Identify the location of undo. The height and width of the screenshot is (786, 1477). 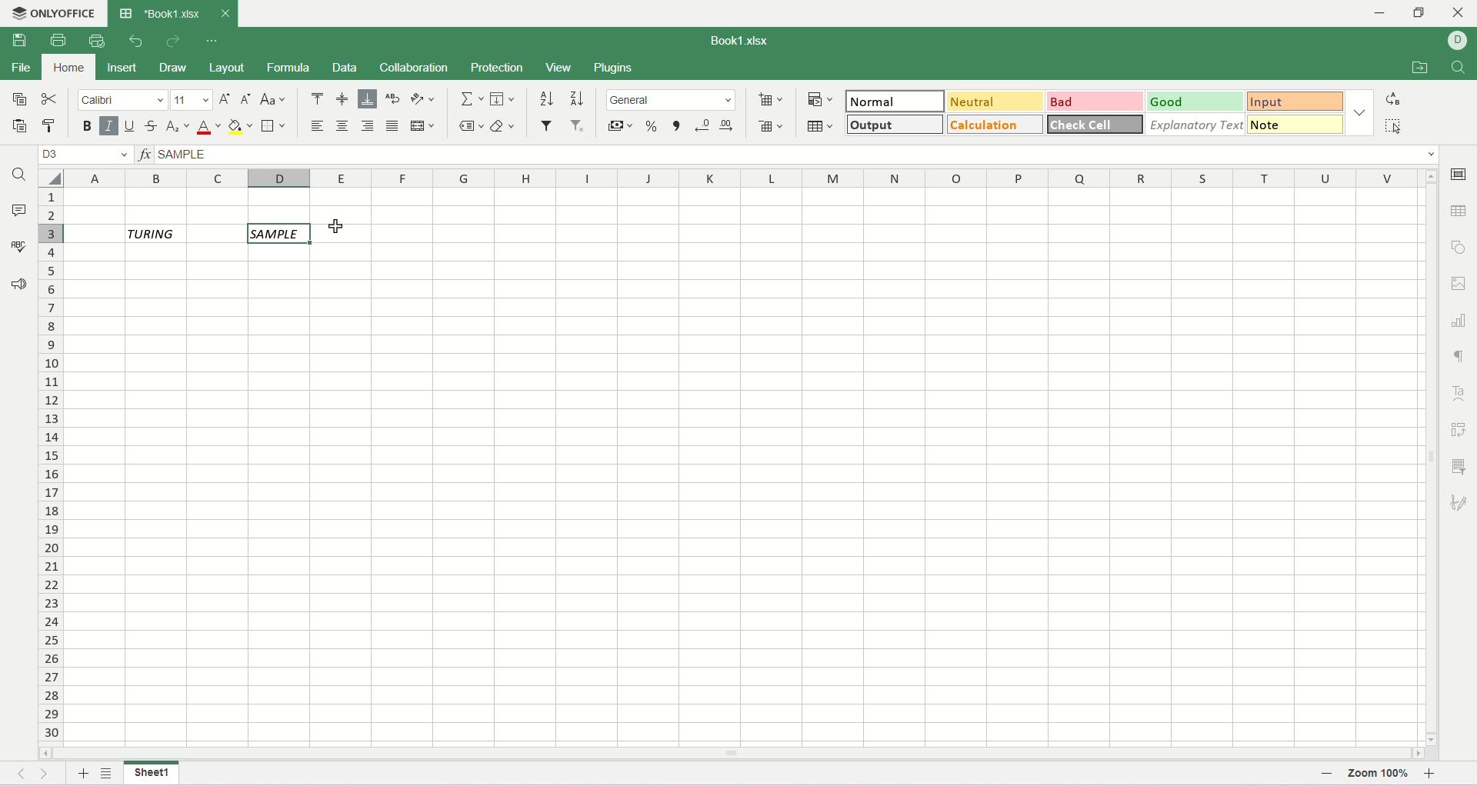
(137, 42).